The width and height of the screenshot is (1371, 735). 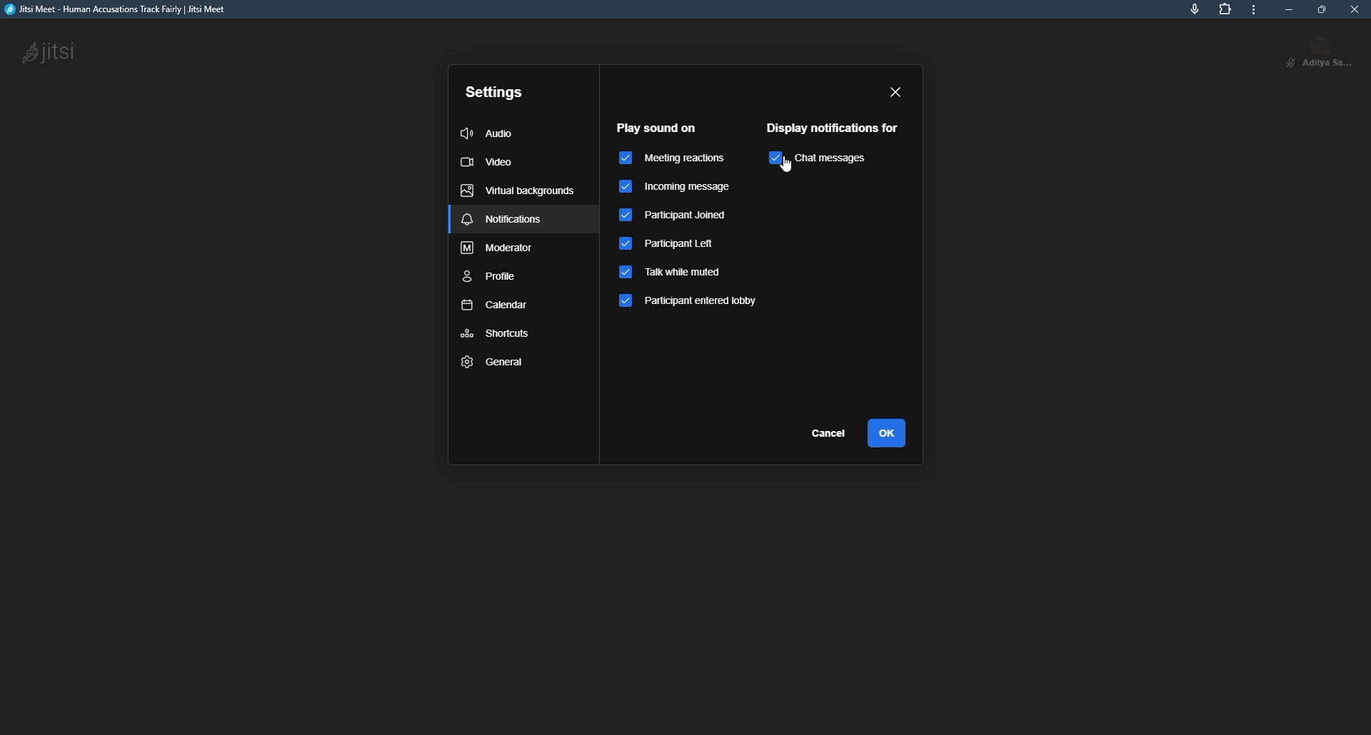 I want to click on display notification, so click(x=834, y=124).